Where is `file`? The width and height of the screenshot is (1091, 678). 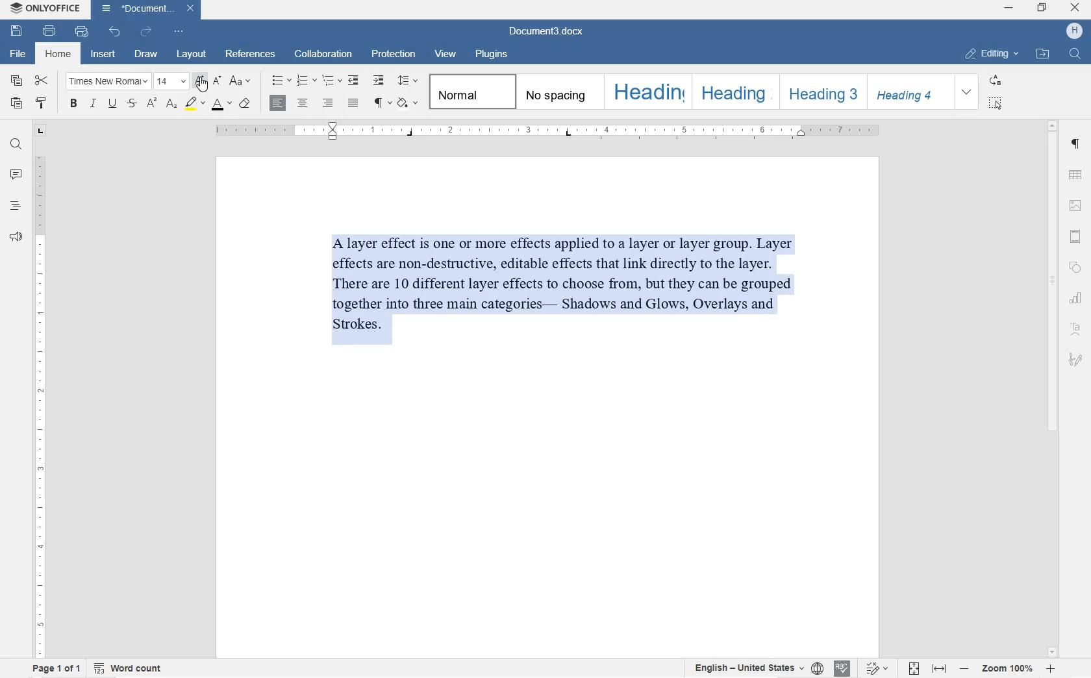
file is located at coordinates (15, 54).